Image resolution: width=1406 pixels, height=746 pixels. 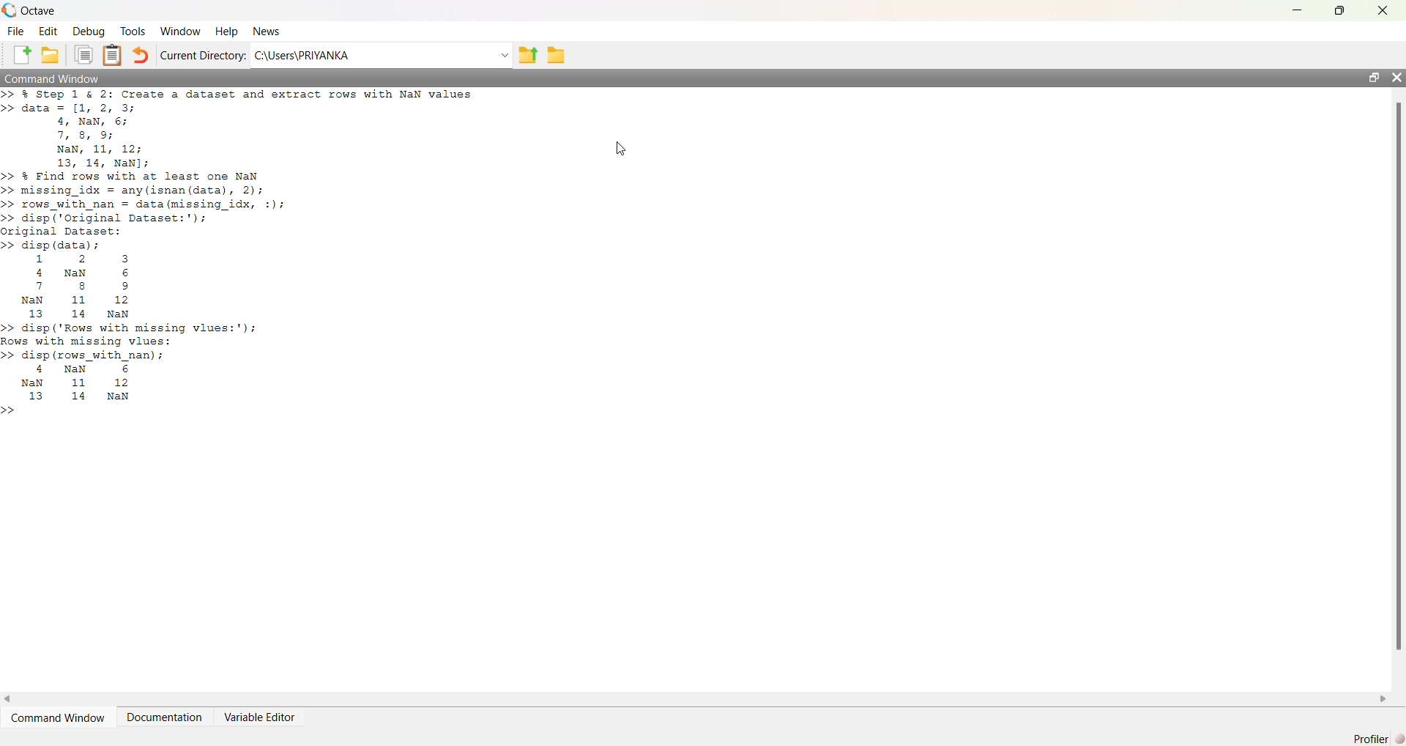 I want to click on Variable Editor, so click(x=258, y=717).